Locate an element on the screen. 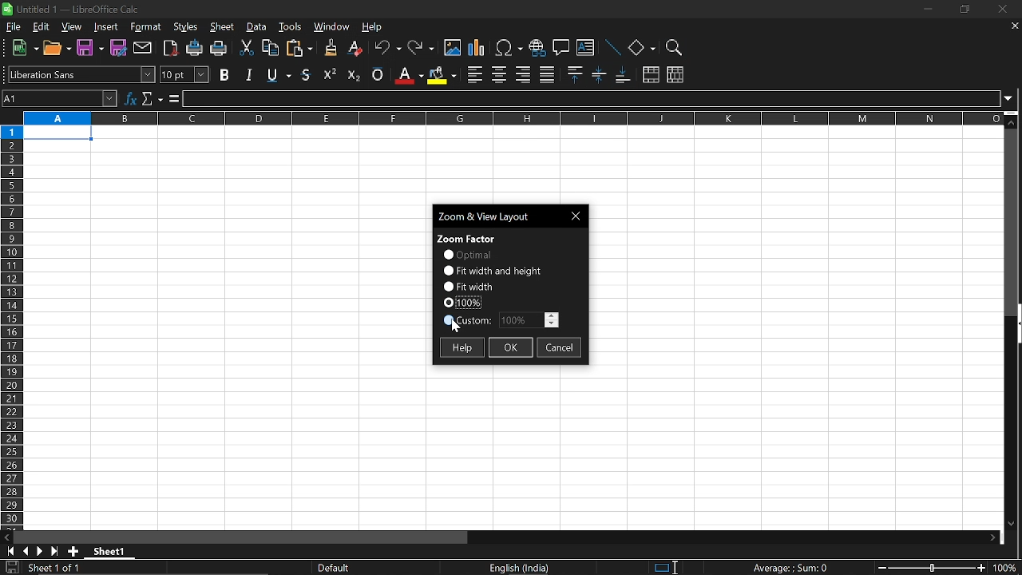 The width and height of the screenshot is (1022, 575). optional is located at coordinates (466, 255).